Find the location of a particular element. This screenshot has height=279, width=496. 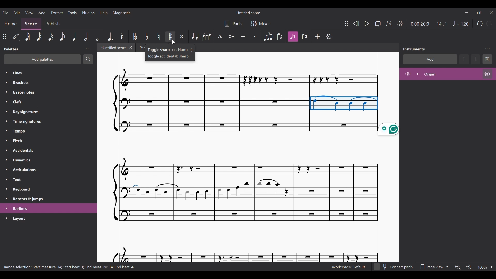

Staccato  is located at coordinates (255, 37).